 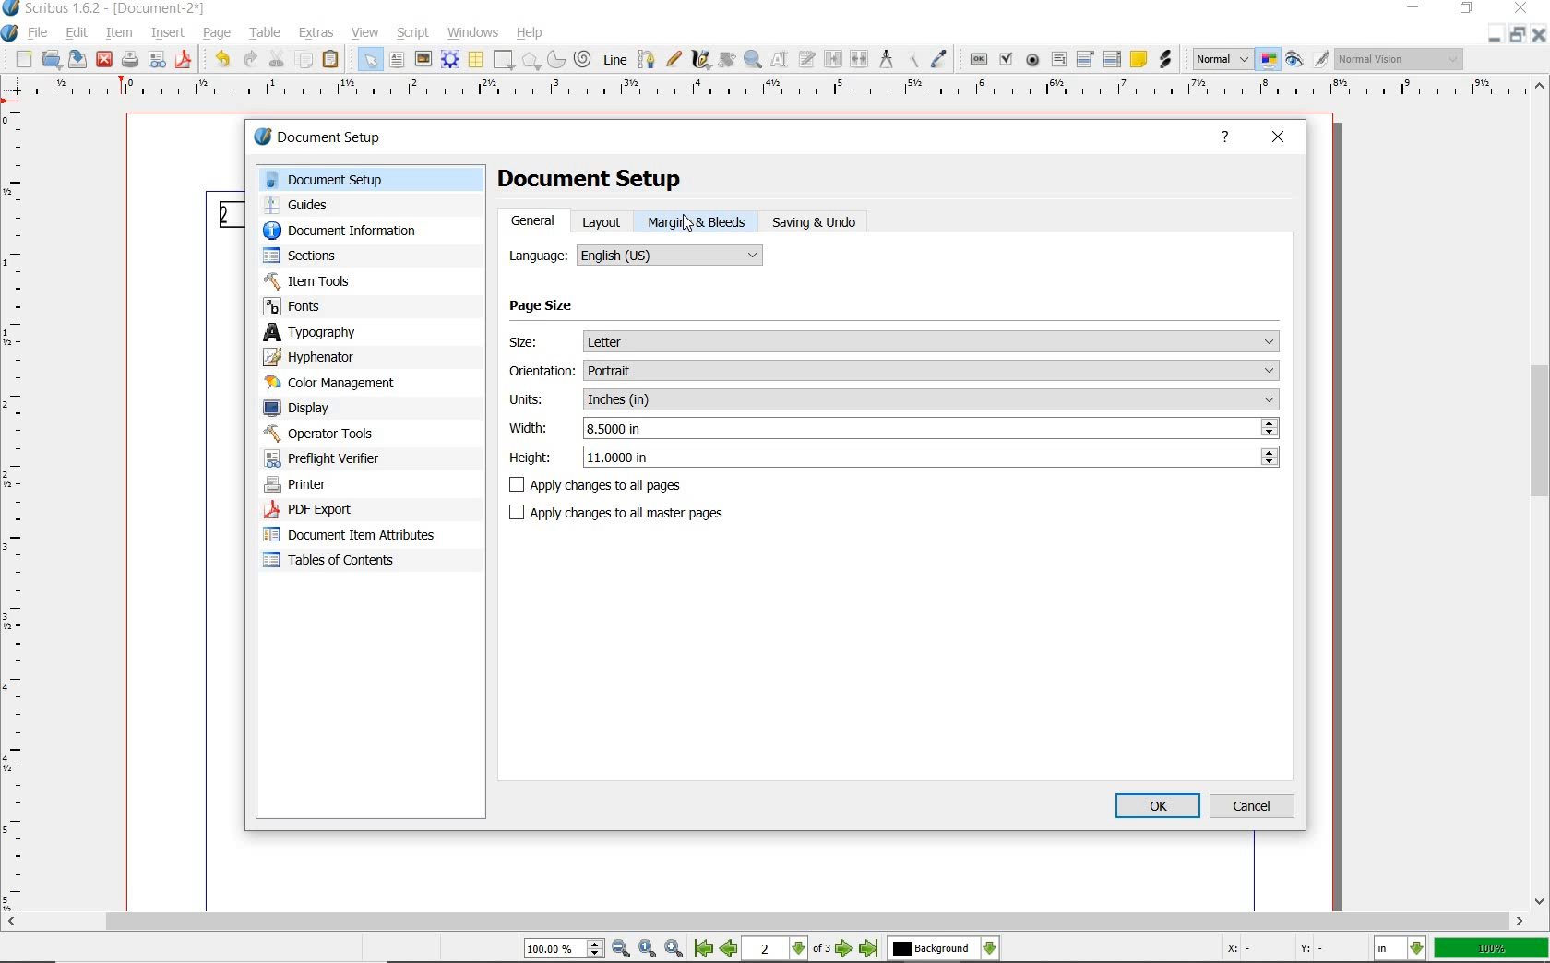 What do you see at coordinates (330, 62) in the screenshot?
I see `paste` at bounding box center [330, 62].